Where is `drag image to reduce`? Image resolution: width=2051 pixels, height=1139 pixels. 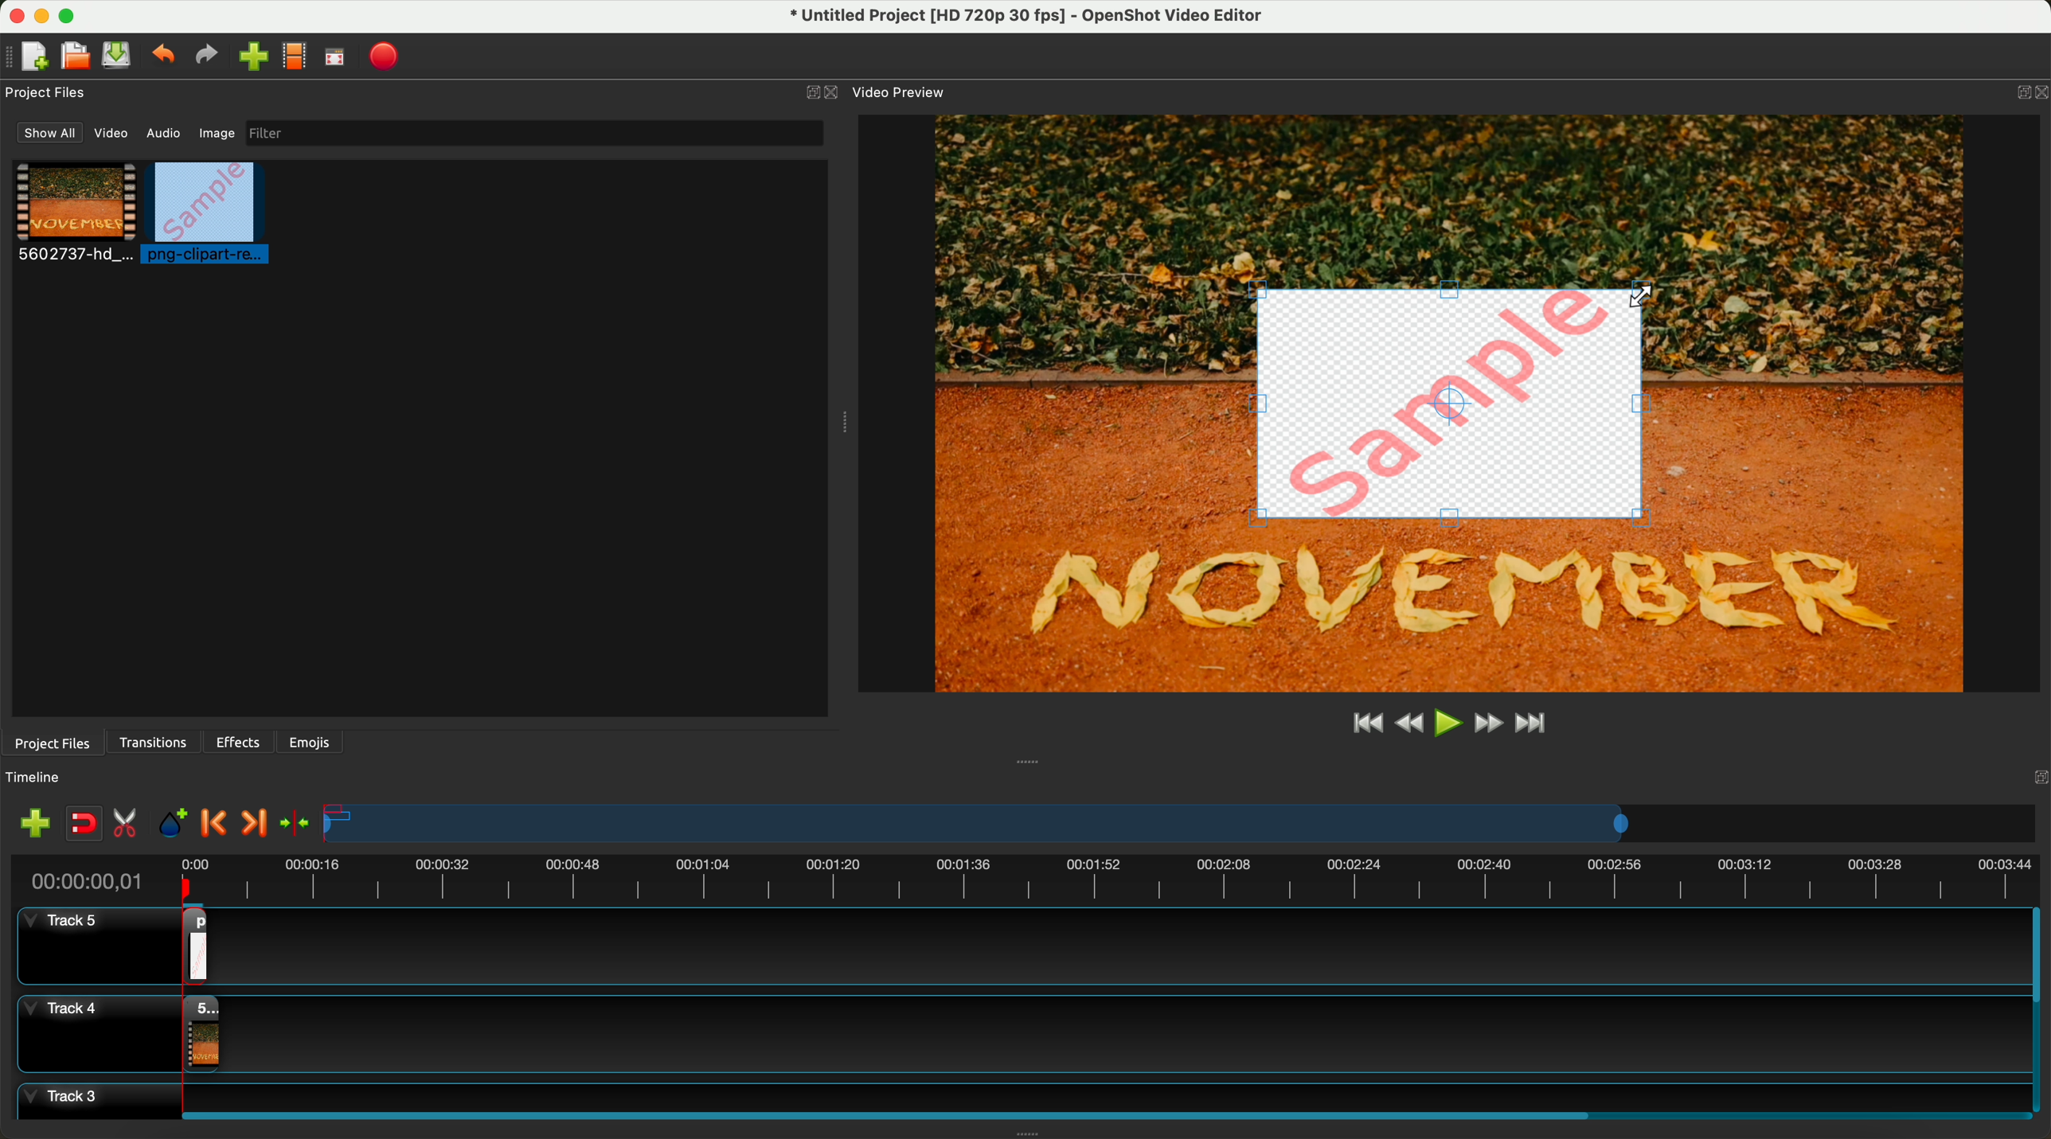 drag image to reduce is located at coordinates (1452, 404).